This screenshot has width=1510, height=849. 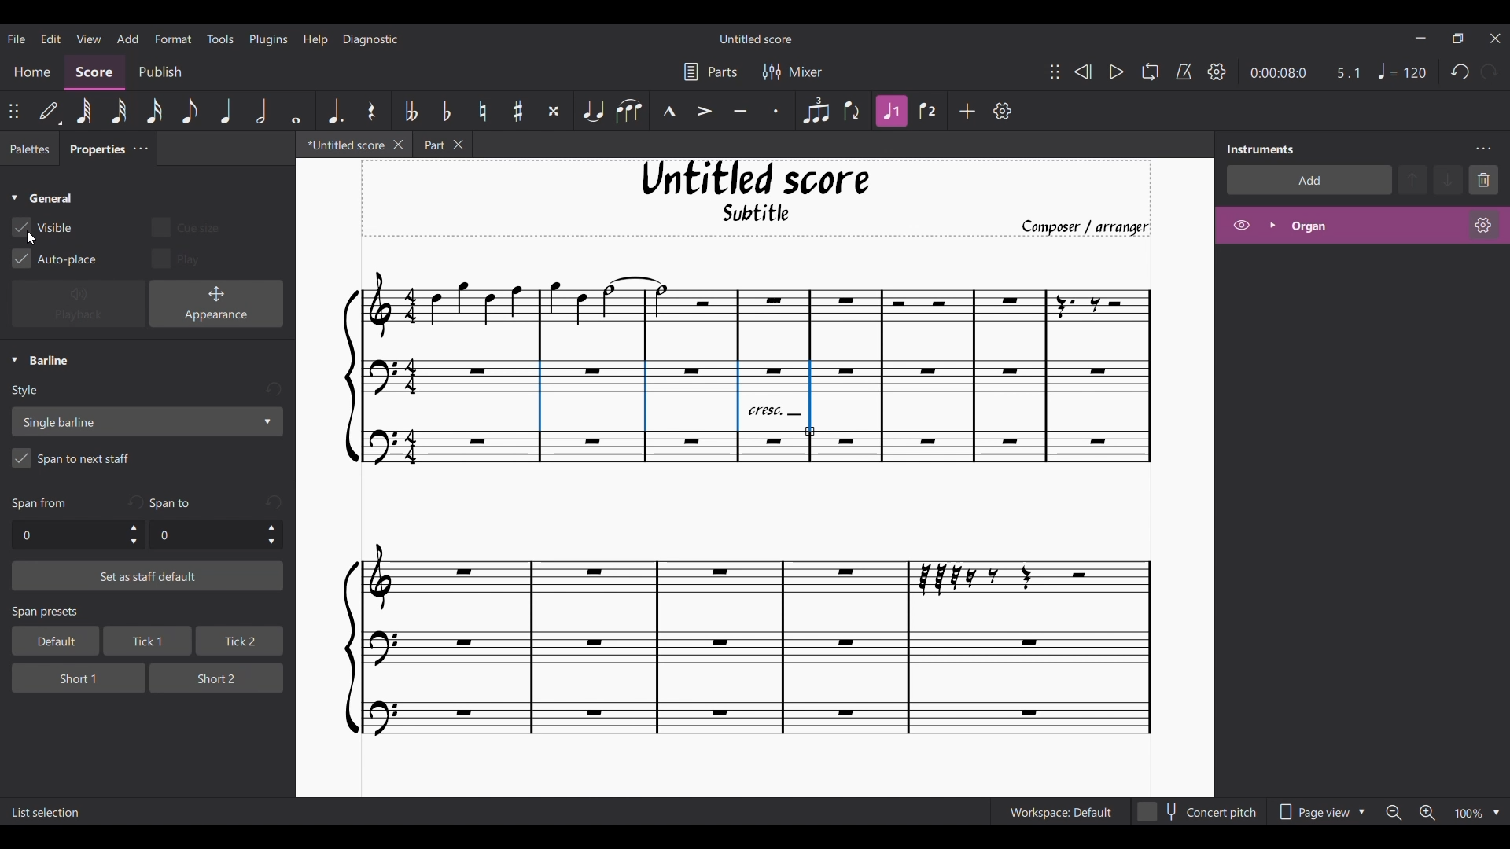 What do you see at coordinates (1483, 225) in the screenshot?
I see `Organ settings` at bounding box center [1483, 225].